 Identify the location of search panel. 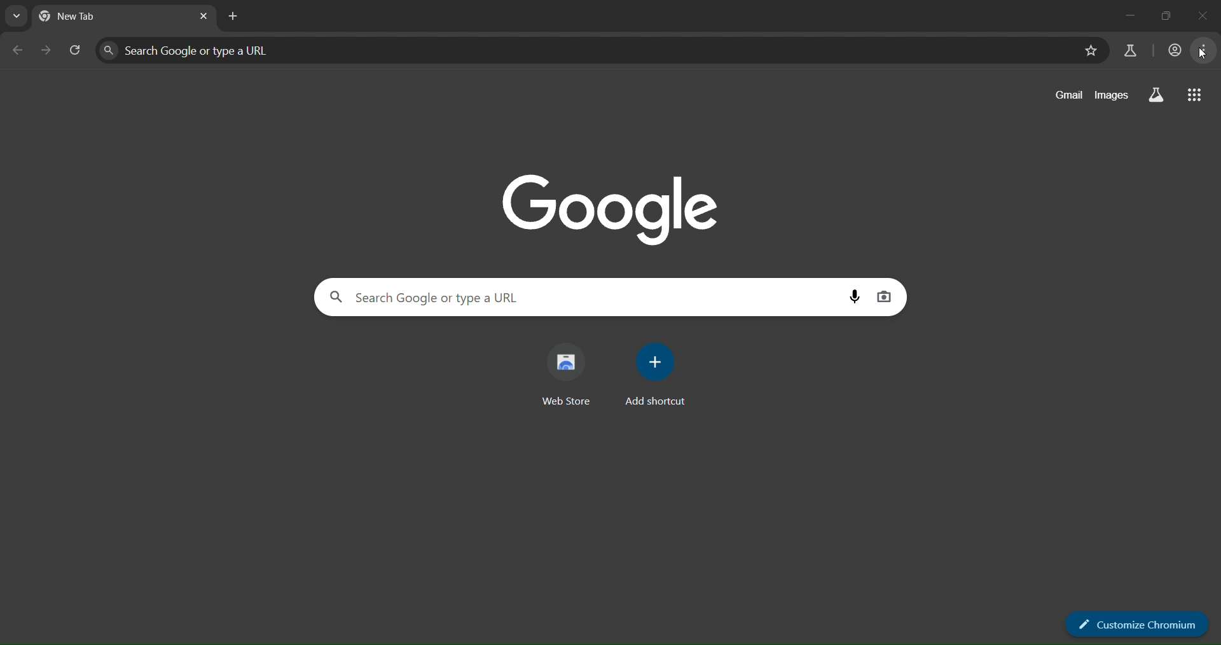
(589, 52).